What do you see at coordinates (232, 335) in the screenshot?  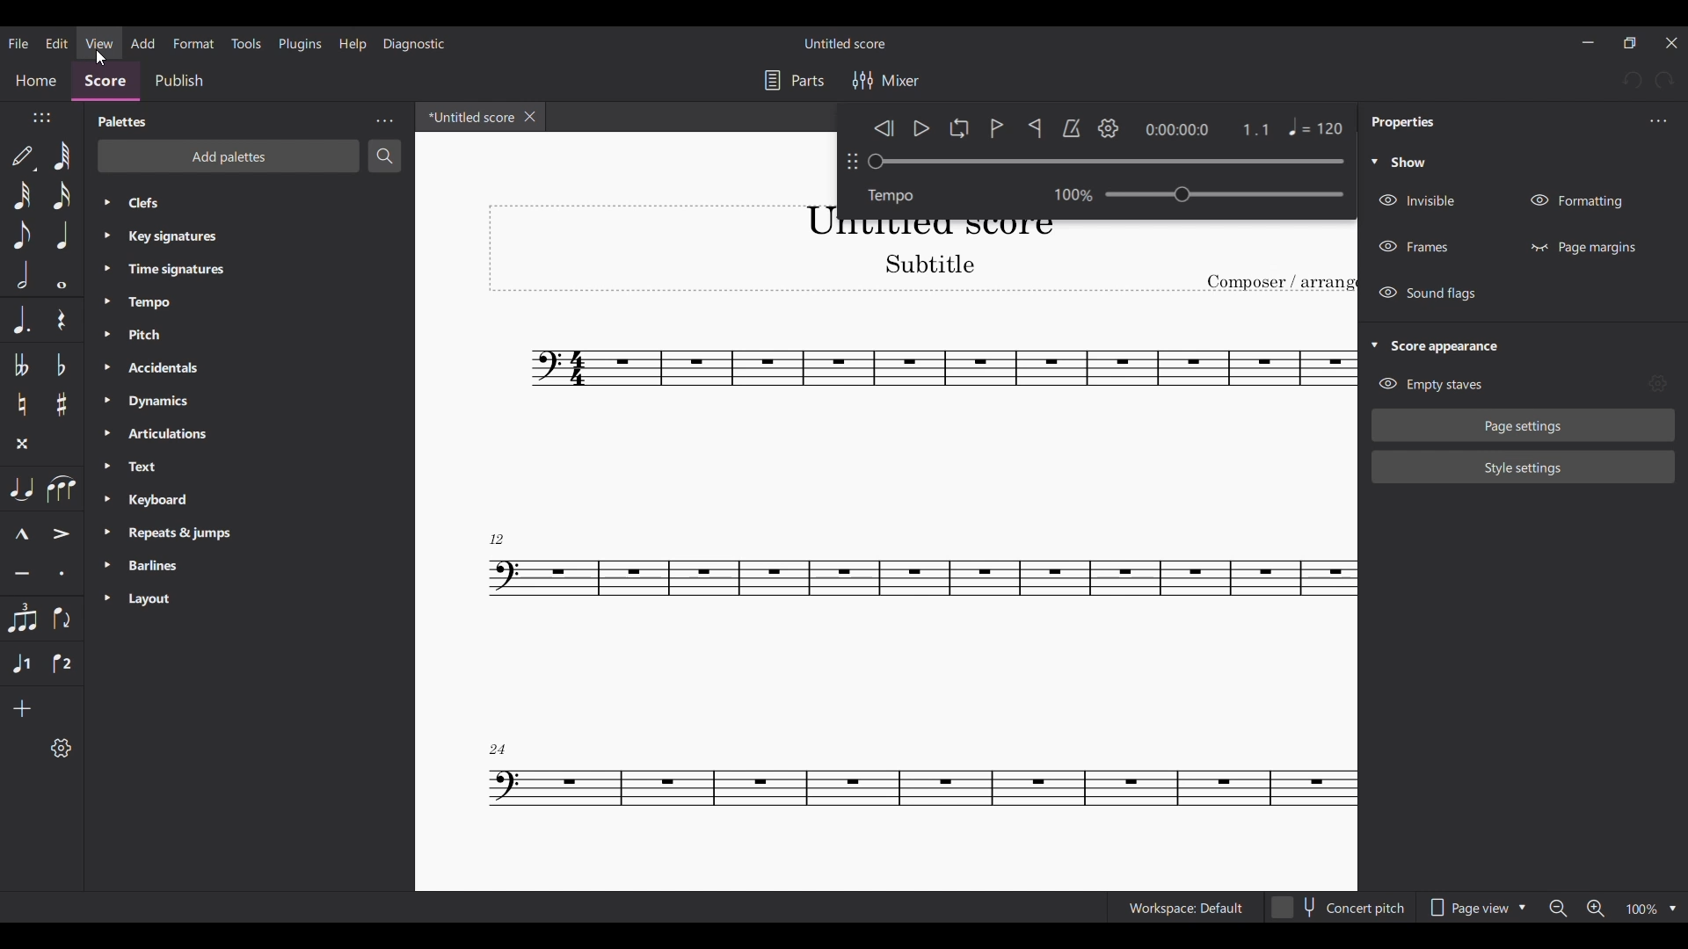 I see `Pitch` at bounding box center [232, 335].